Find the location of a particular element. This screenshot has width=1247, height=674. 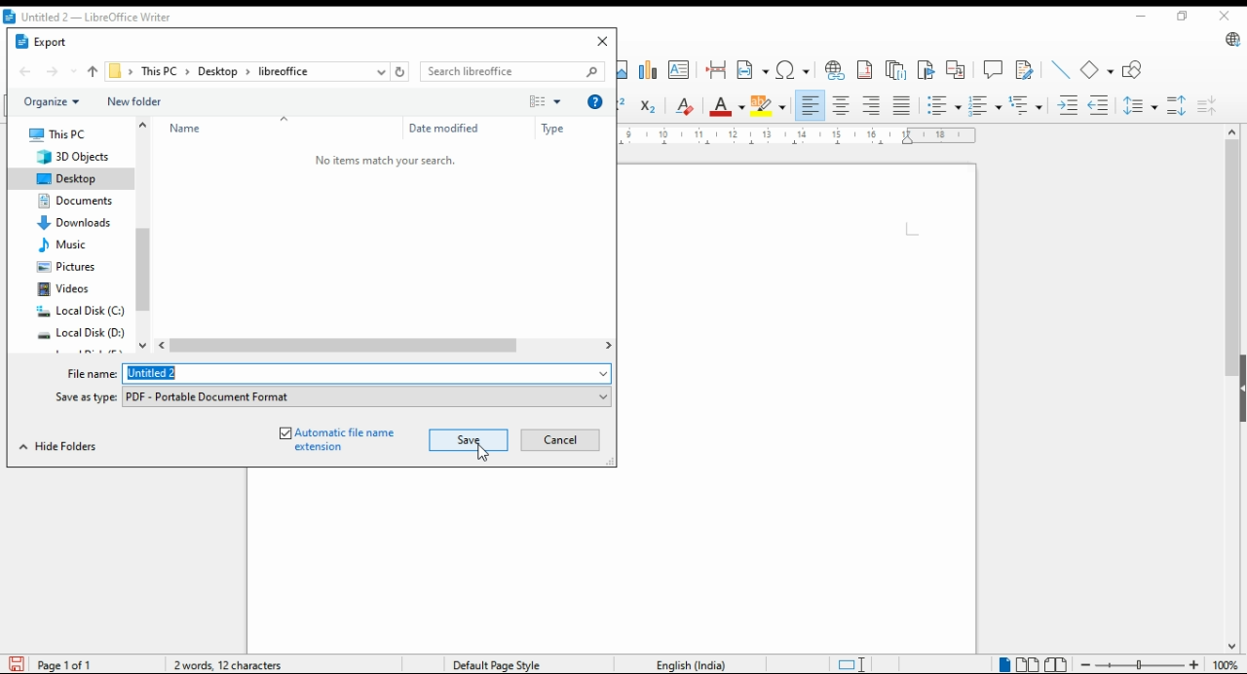

language is located at coordinates (688, 662).